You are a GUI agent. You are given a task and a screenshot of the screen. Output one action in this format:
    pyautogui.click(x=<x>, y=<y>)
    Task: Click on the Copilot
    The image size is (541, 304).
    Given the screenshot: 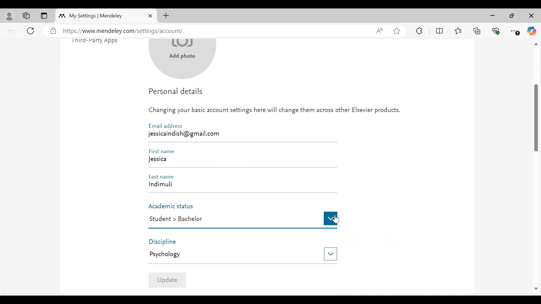 What is the action you would take?
    pyautogui.click(x=532, y=31)
    